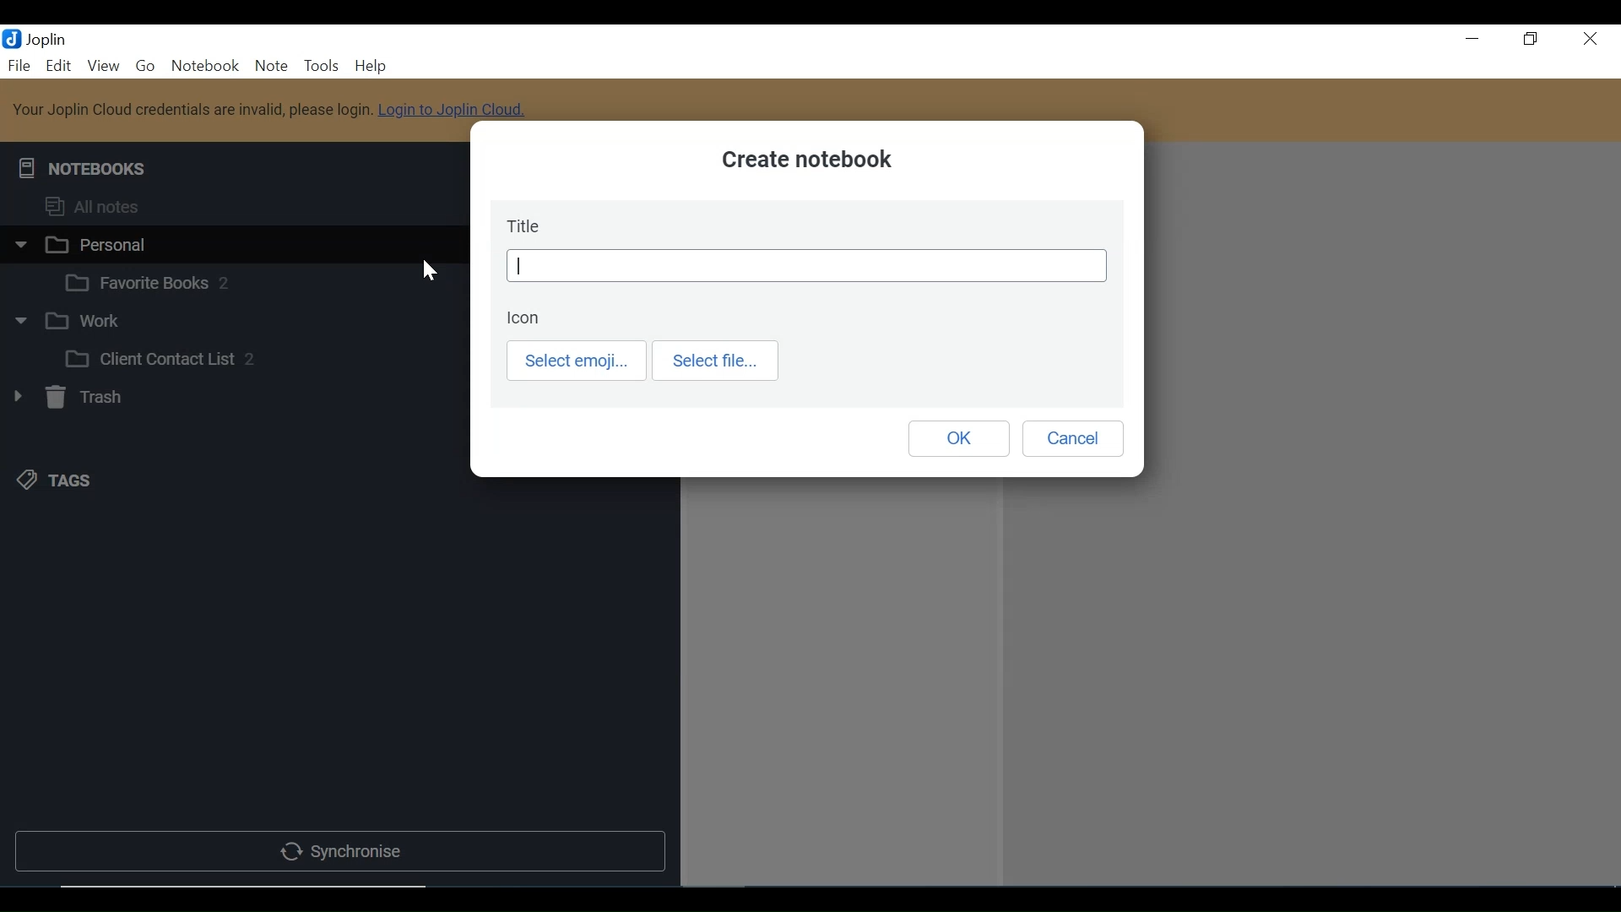 The width and height of the screenshot is (1621, 912). Describe the element at coordinates (1472, 41) in the screenshot. I see `minimize` at that location.